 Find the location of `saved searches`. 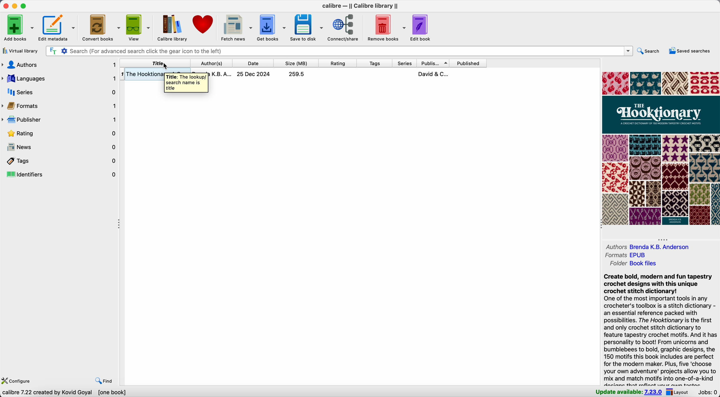

saved searches is located at coordinates (691, 51).